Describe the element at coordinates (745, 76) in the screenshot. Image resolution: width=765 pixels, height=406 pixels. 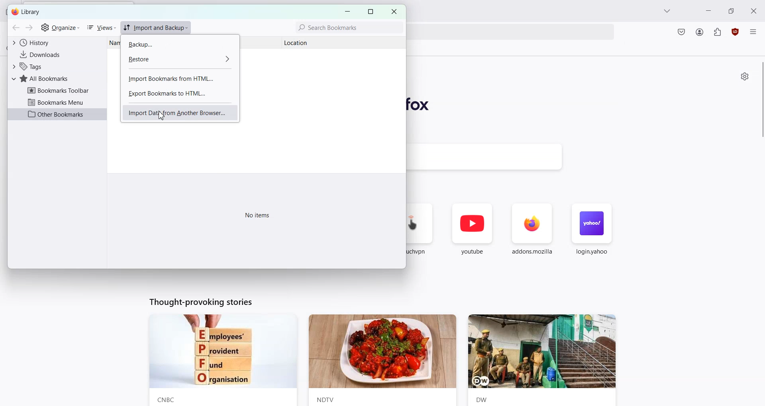
I see `Personalize new Tab` at that location.